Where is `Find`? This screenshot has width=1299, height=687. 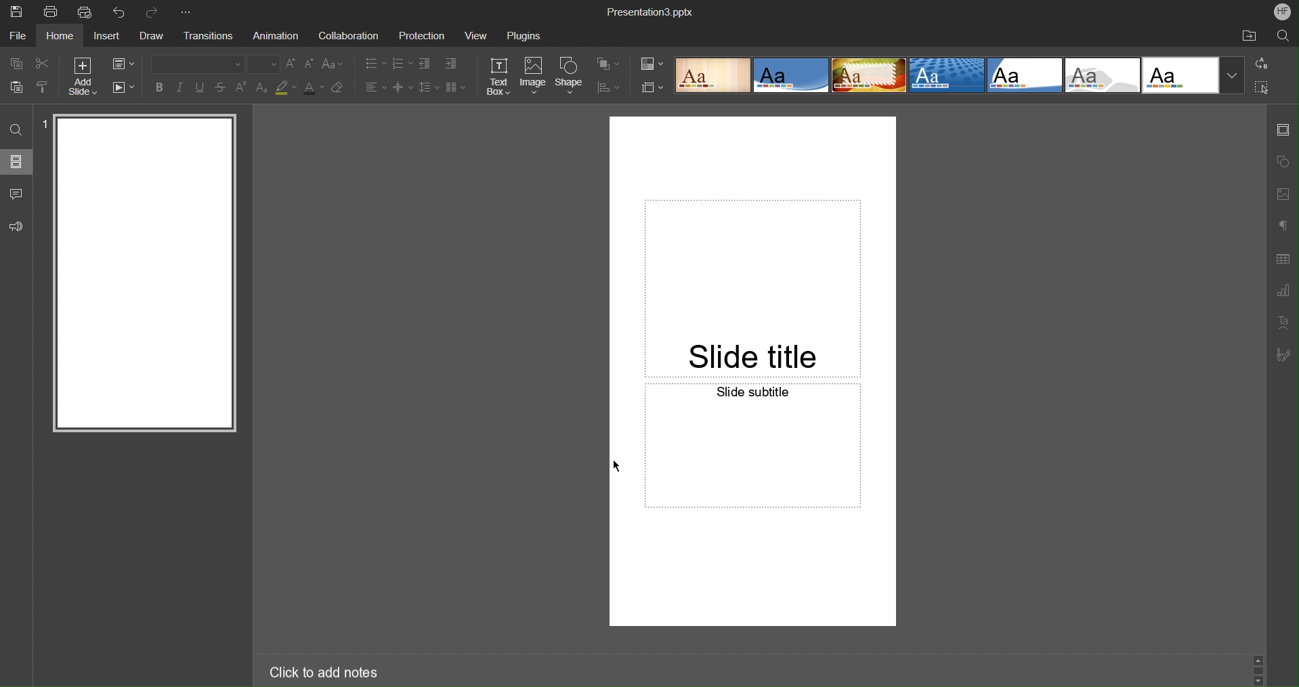
Find is located at coordinates (16, 129).